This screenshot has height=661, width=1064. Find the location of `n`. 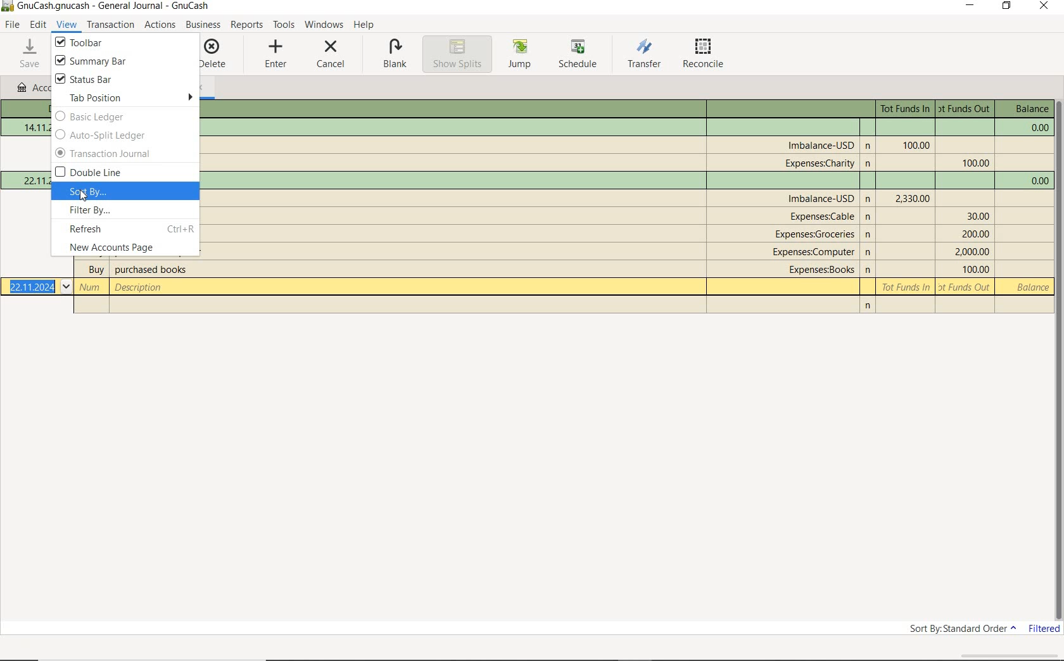

n is located at coordinates (871, 218).